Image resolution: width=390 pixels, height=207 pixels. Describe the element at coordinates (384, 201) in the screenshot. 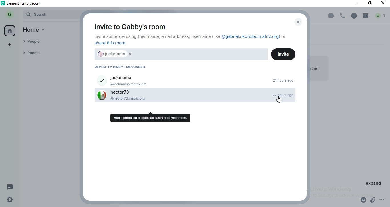

I see `options` at that location.